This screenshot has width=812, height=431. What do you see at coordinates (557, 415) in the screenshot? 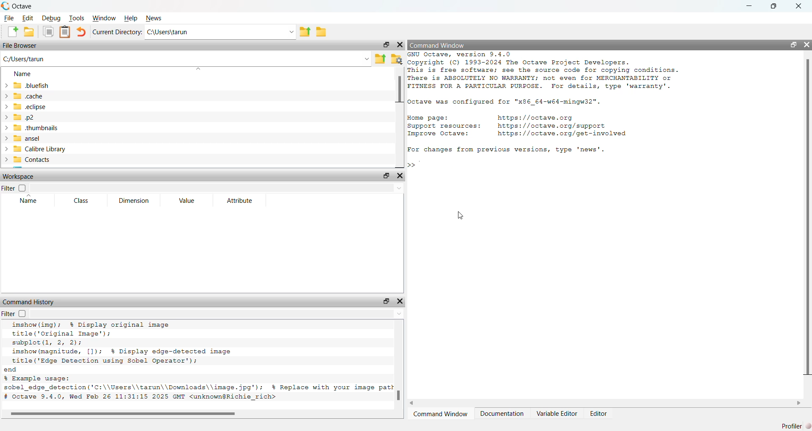
I see `Variable Editor` at bounding box center [557, 415].